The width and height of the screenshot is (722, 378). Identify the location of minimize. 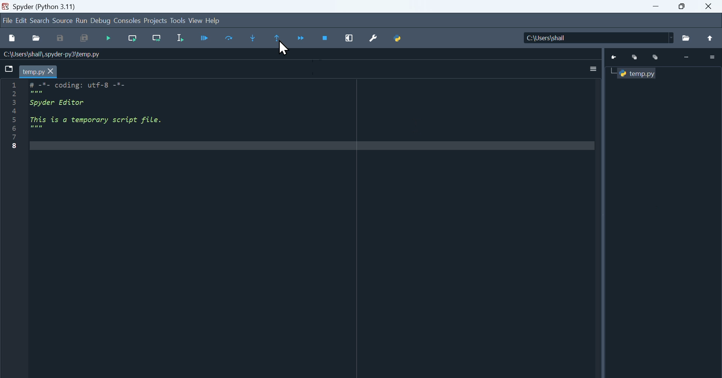
(656, 6).